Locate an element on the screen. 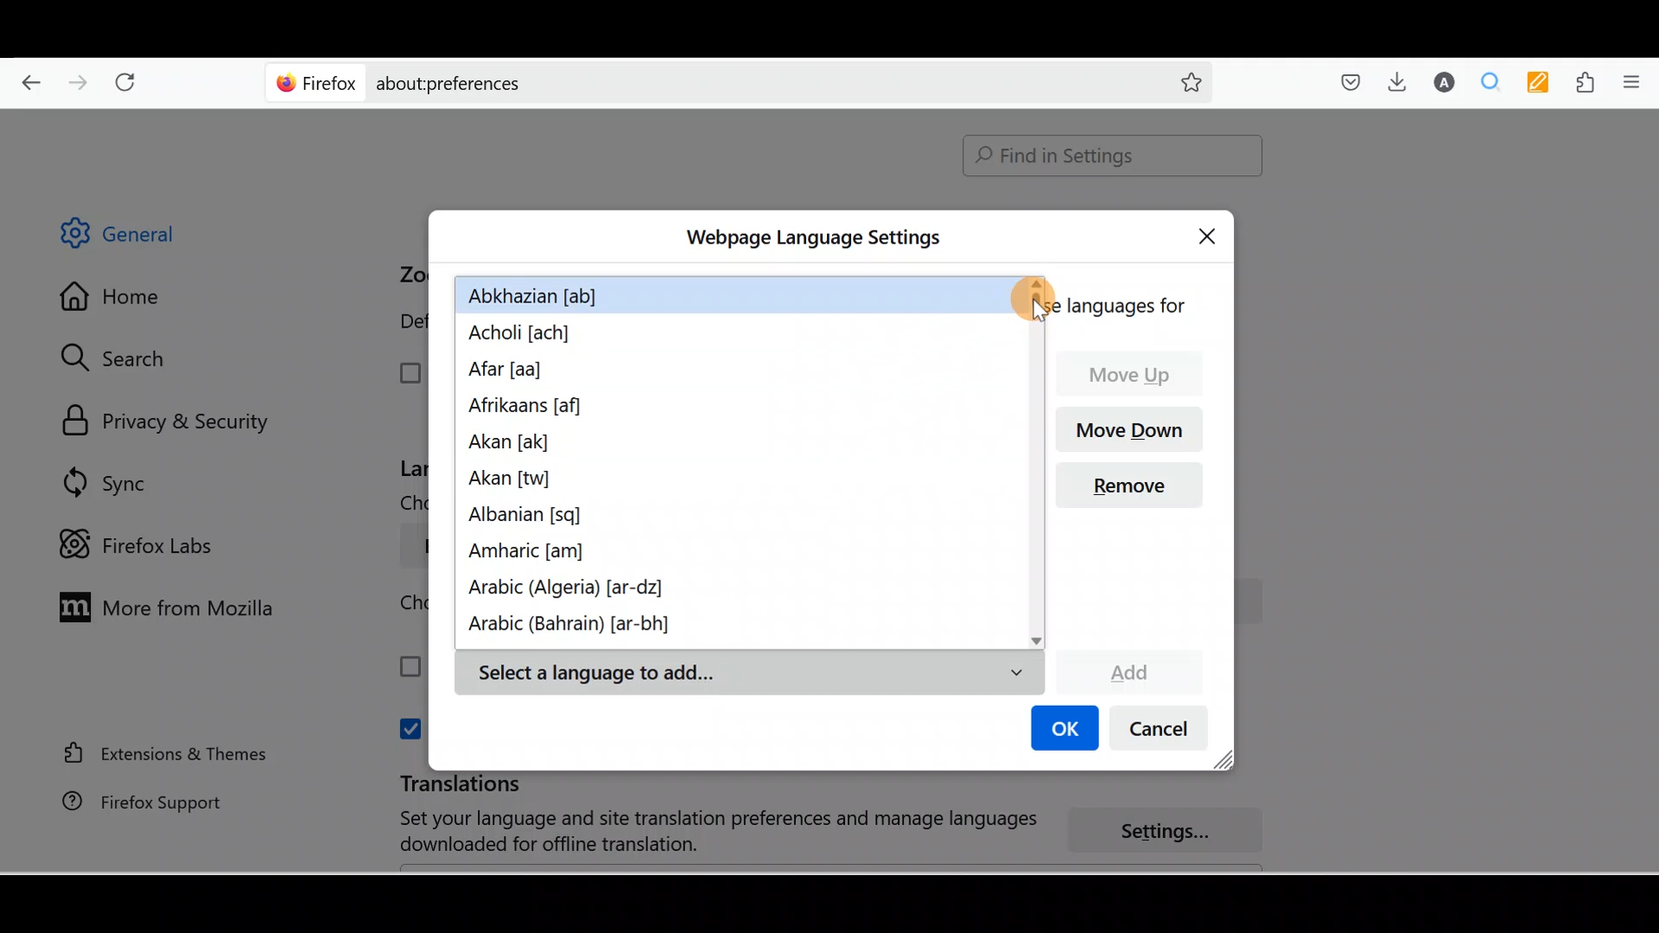 The width and height of the screenshot is (1659, 933). OK is located at coordinates (1062, 730).